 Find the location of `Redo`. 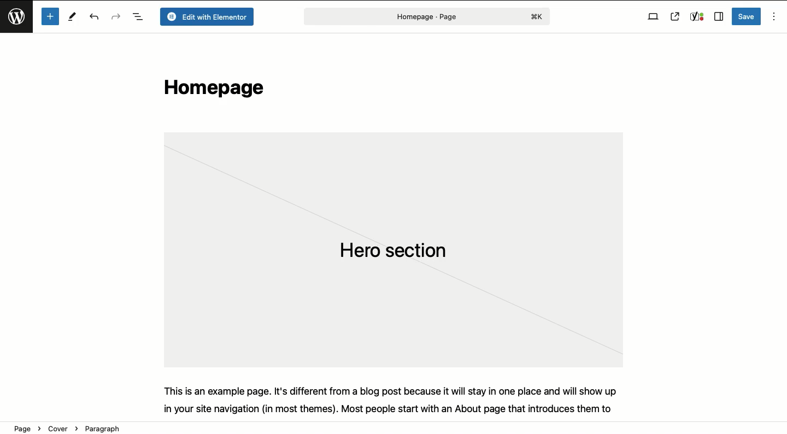

Redo is located at coordinates (116, 16).